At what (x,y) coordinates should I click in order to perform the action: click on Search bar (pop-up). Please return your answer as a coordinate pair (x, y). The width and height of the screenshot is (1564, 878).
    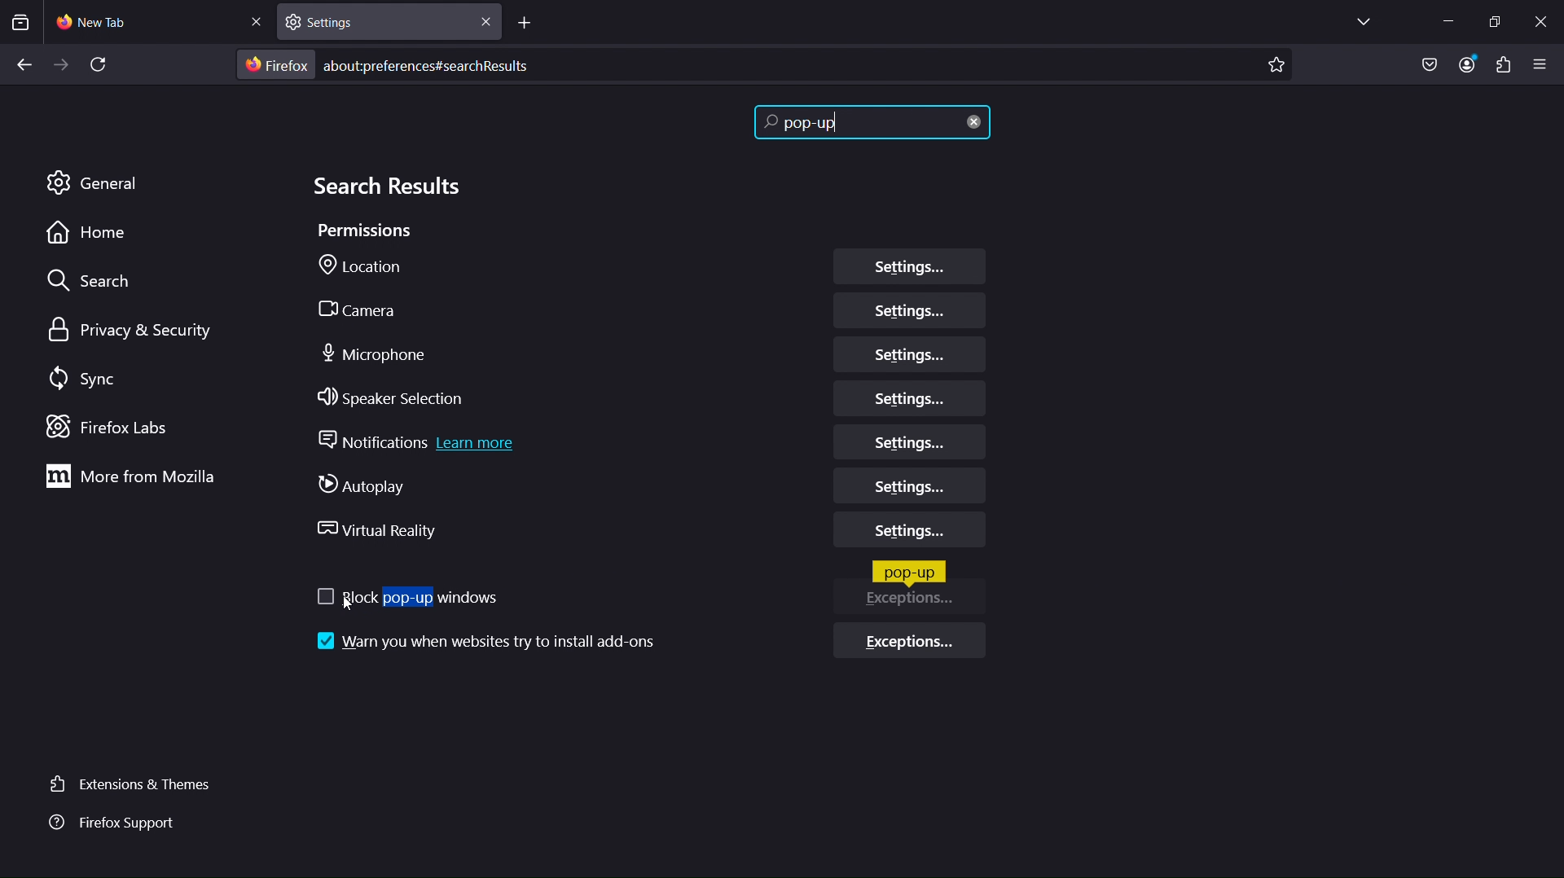
    Looking at the image, I should click on (877, 124).